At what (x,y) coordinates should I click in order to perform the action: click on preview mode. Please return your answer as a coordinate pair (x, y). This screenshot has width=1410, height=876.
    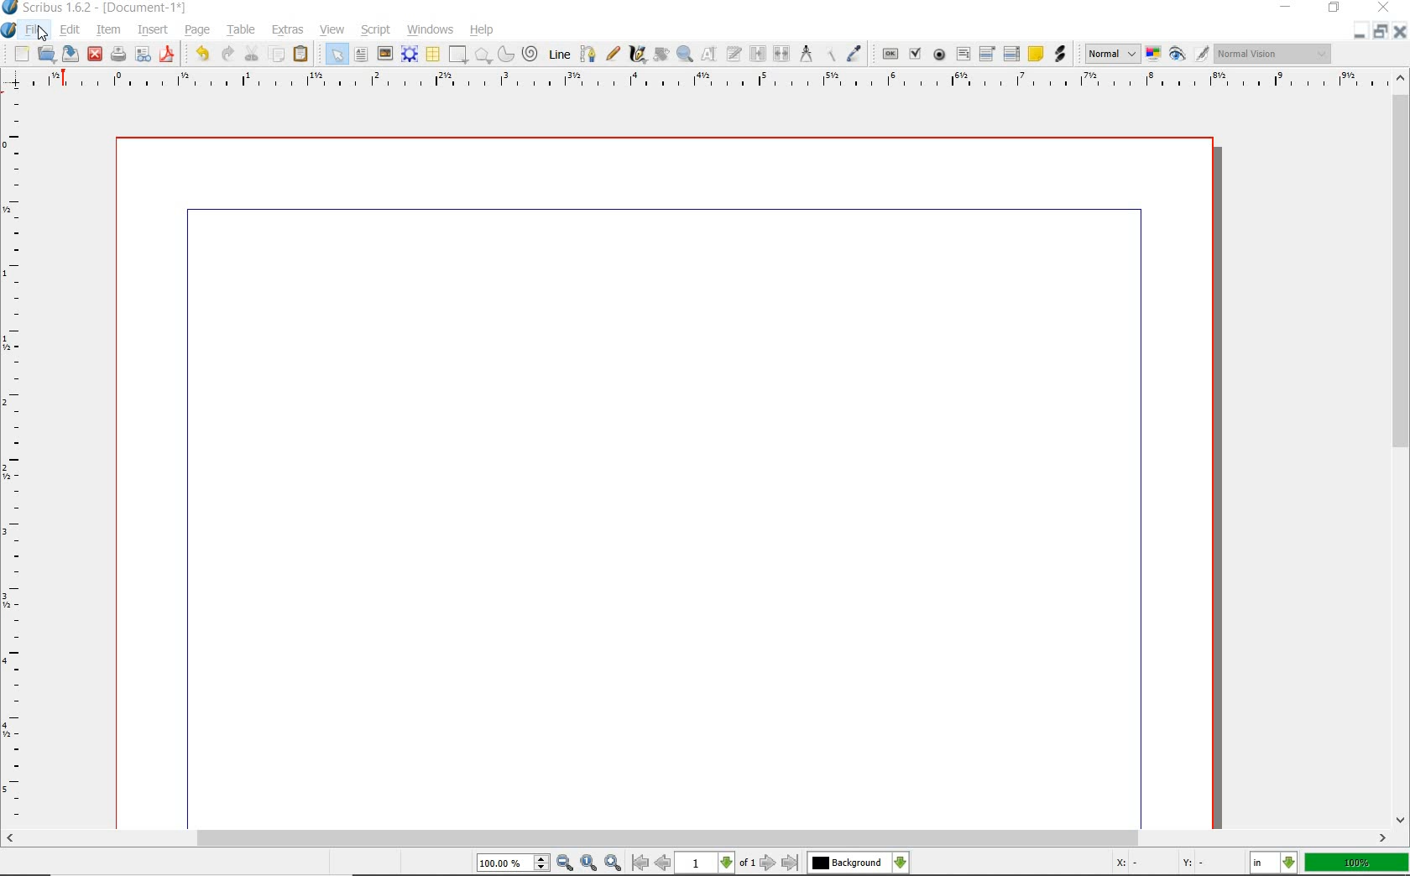
    Looking at the image, I should click on (1188, 55).